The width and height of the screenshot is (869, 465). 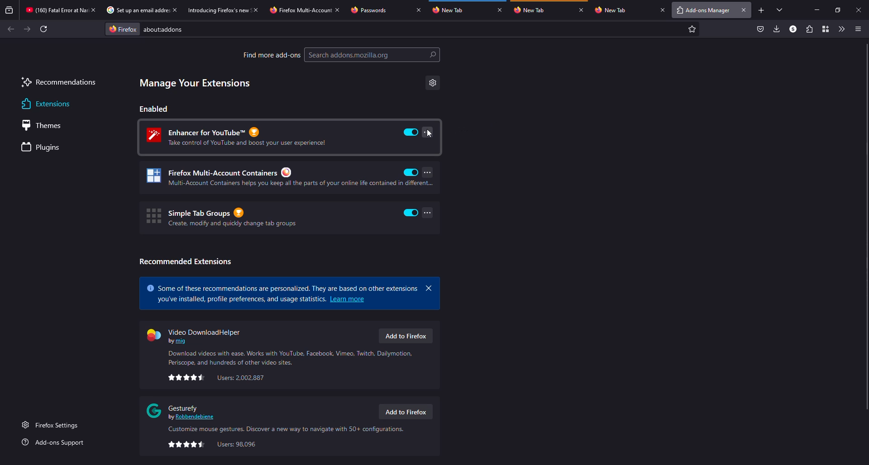 What do you see at coordinates (45, 125) in the screenshot?
I see `themes` at bounding box center [45, 125].